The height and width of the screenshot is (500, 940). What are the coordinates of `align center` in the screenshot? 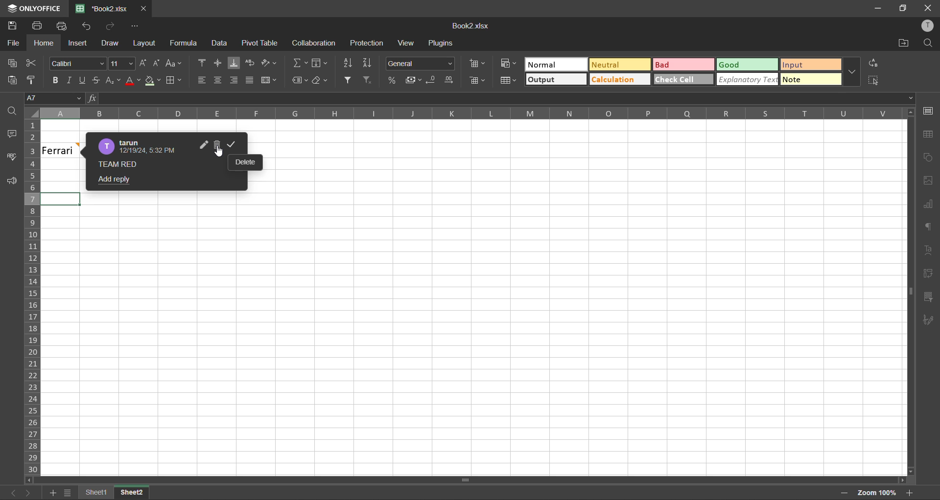 It's located at (218, 79).